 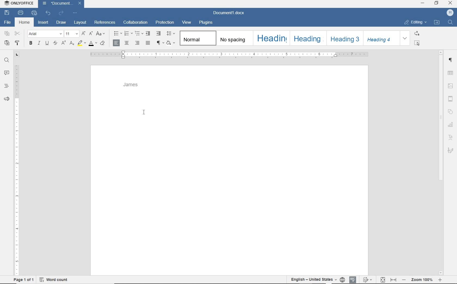 I want to click on fit to width, so click(x=394, y=280).